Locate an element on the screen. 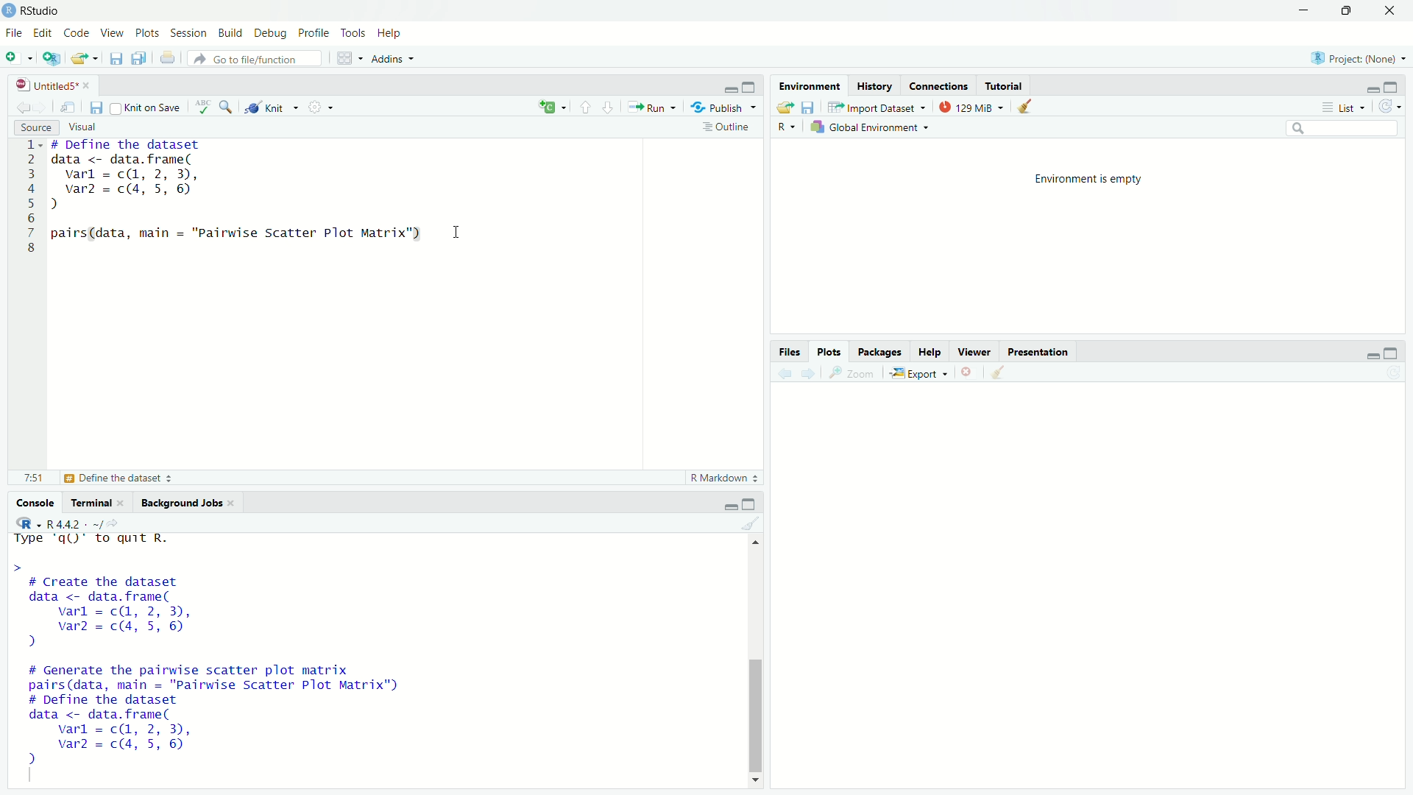  # DeTine the dataset
data <- data.frame(
varl = c(1, 2, 3),
var = c(4, 5, 6)
)
pairs(data, main = "Pairwise Scatter Plot Matrix") is located at coordinates (244, 208).